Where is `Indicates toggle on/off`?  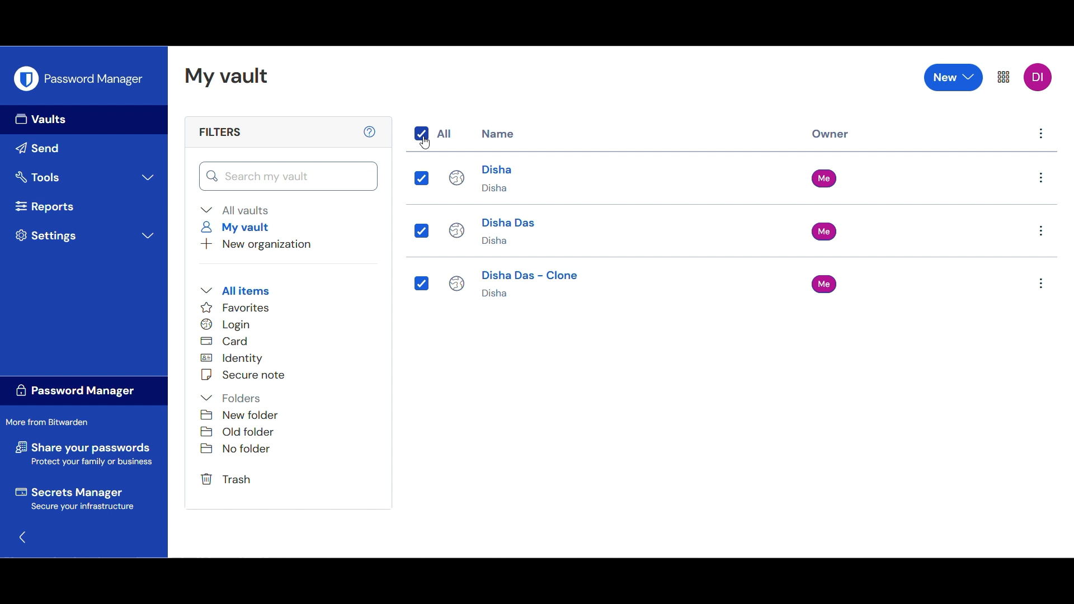
Indicates toggle on/off is located at coordinates (420, 230).